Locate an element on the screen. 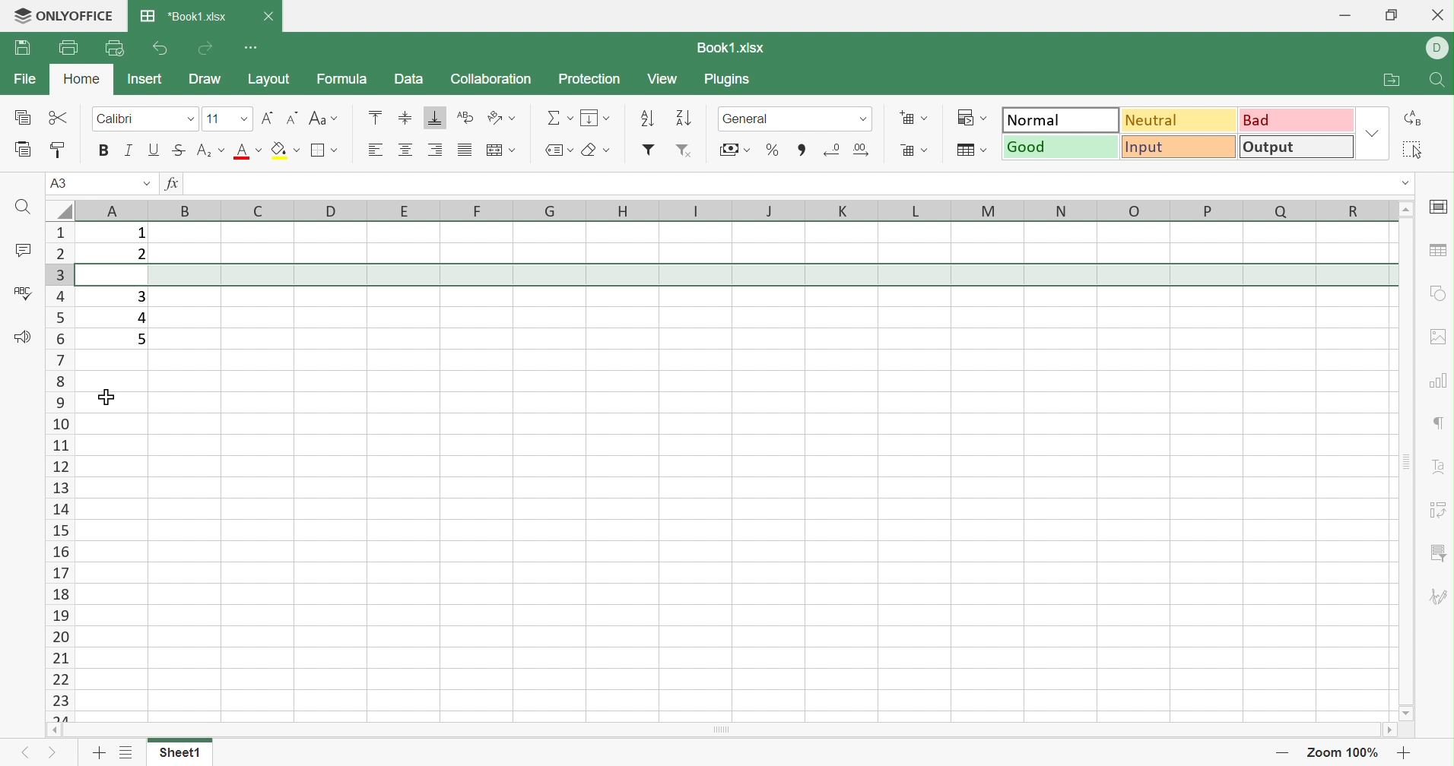 Image resolution: width=1454 pixels, height=766 pixels. Slicer settings is located at coordinates (1440, 552).